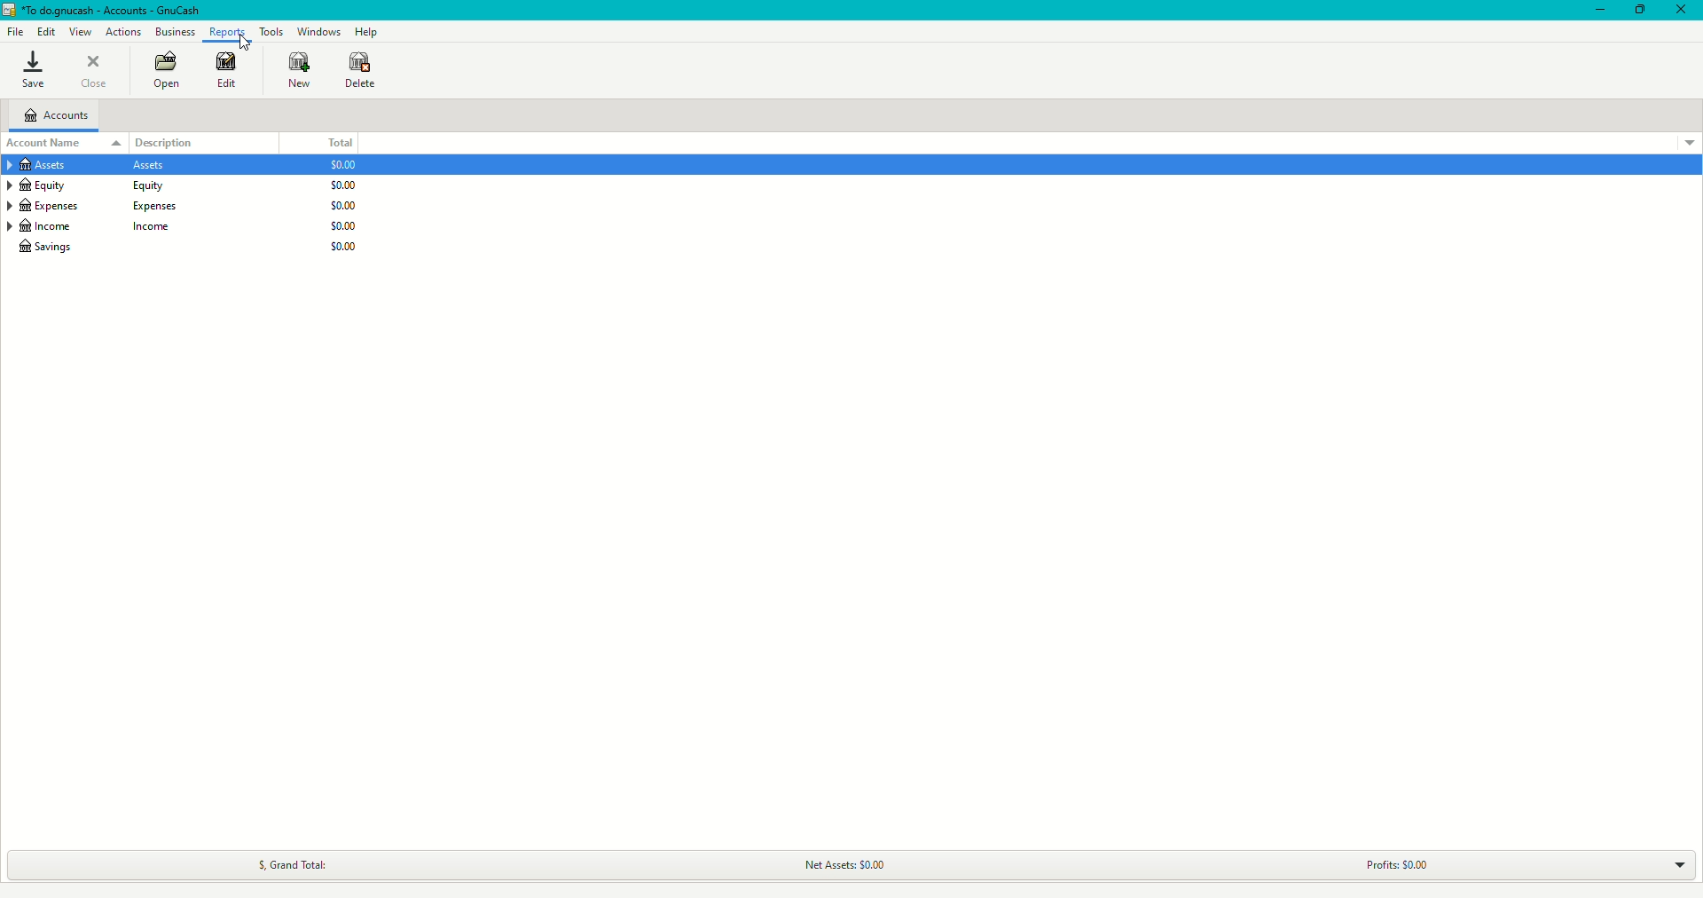 The image size is (1703, 898). What do you see at coordinates (343, 226) in the screenshot?
I see `$0.00` at bounding box center [343, 226].